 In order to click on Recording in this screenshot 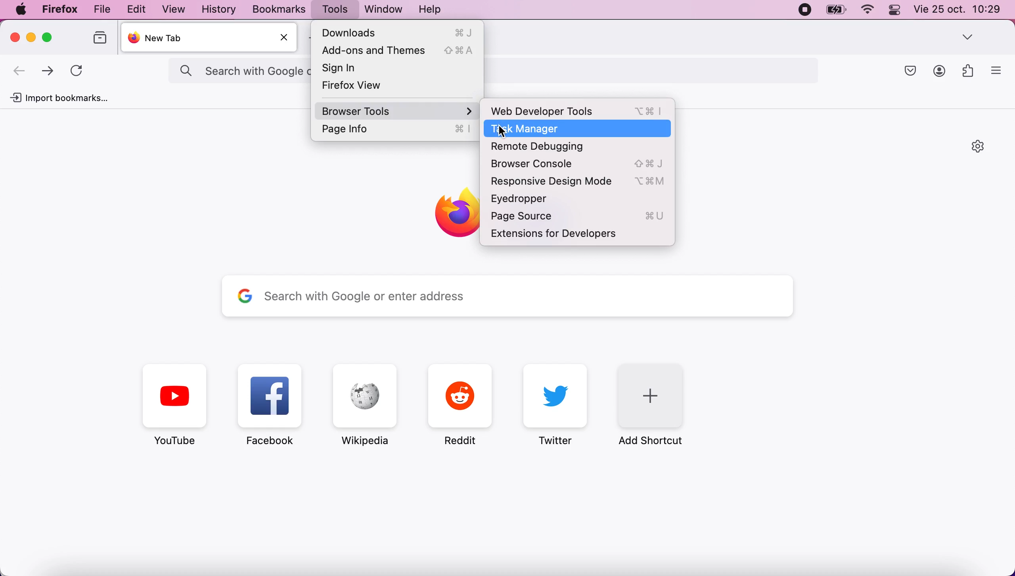, I will do `click(806, 10)`.